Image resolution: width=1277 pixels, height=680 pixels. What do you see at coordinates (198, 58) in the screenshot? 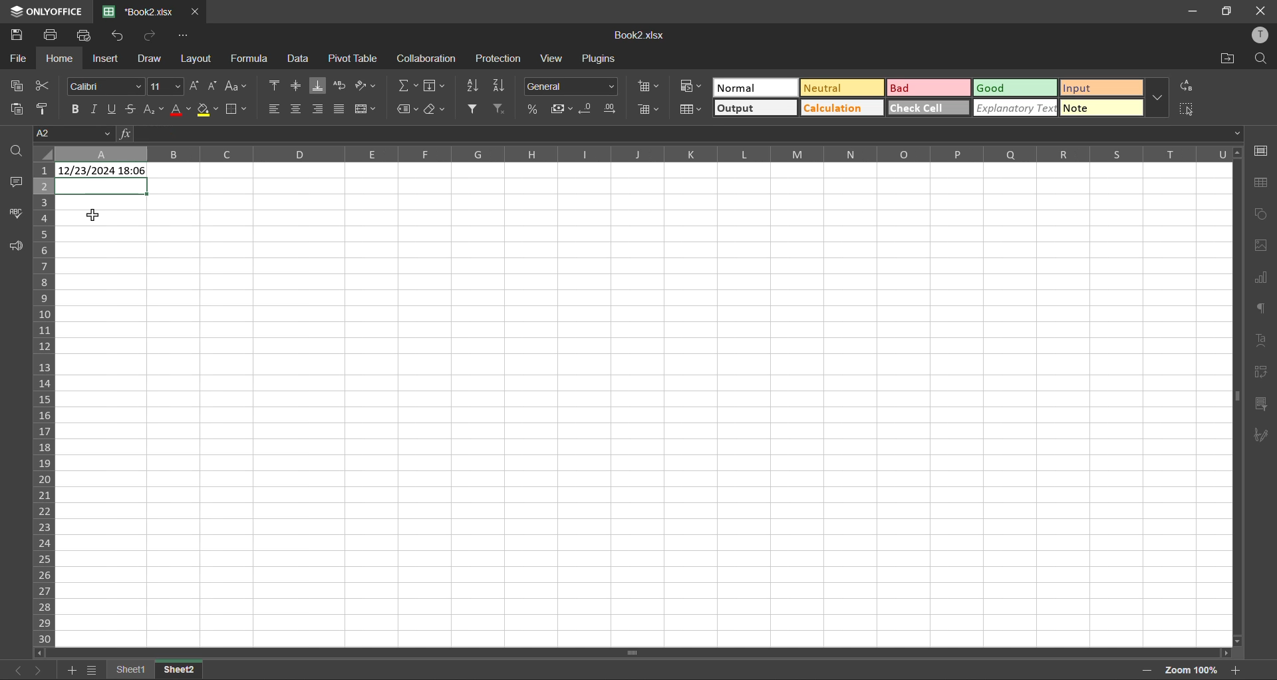
I see `layout` at bounding box center [198, 58].